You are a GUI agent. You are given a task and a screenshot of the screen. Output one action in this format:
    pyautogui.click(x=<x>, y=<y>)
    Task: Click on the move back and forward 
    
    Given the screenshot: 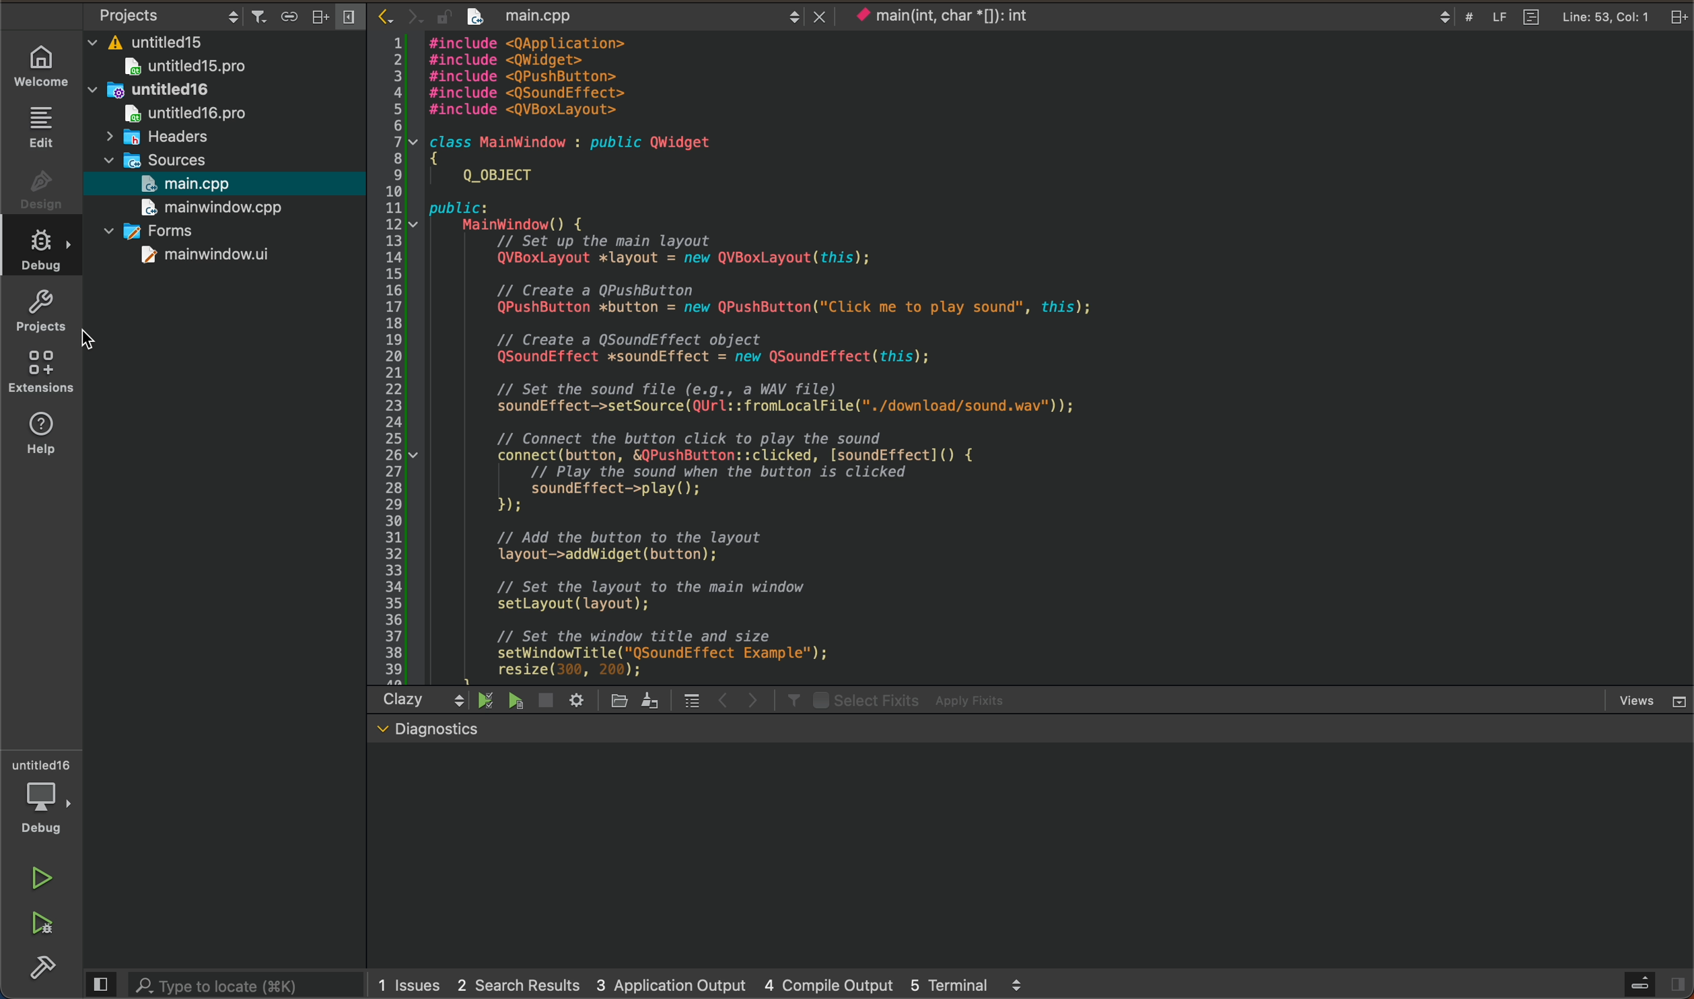 What is the action you would take?
    pyautogui.click(x=735, y=699)
    